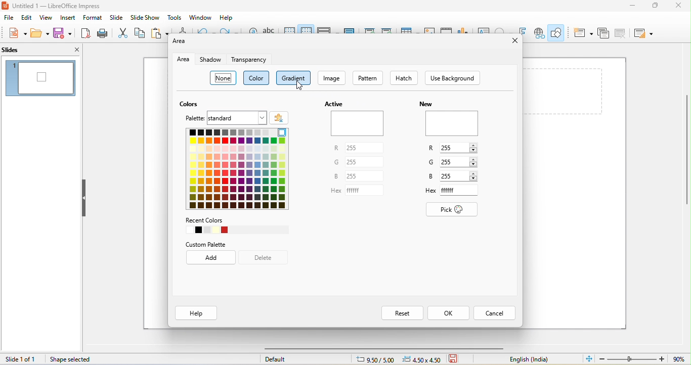 This screenshot has width=691, height=365. What do you see at coordinates (72, 360) in the screenshot?
I see `shape selected` at bounding box center [72, 360].